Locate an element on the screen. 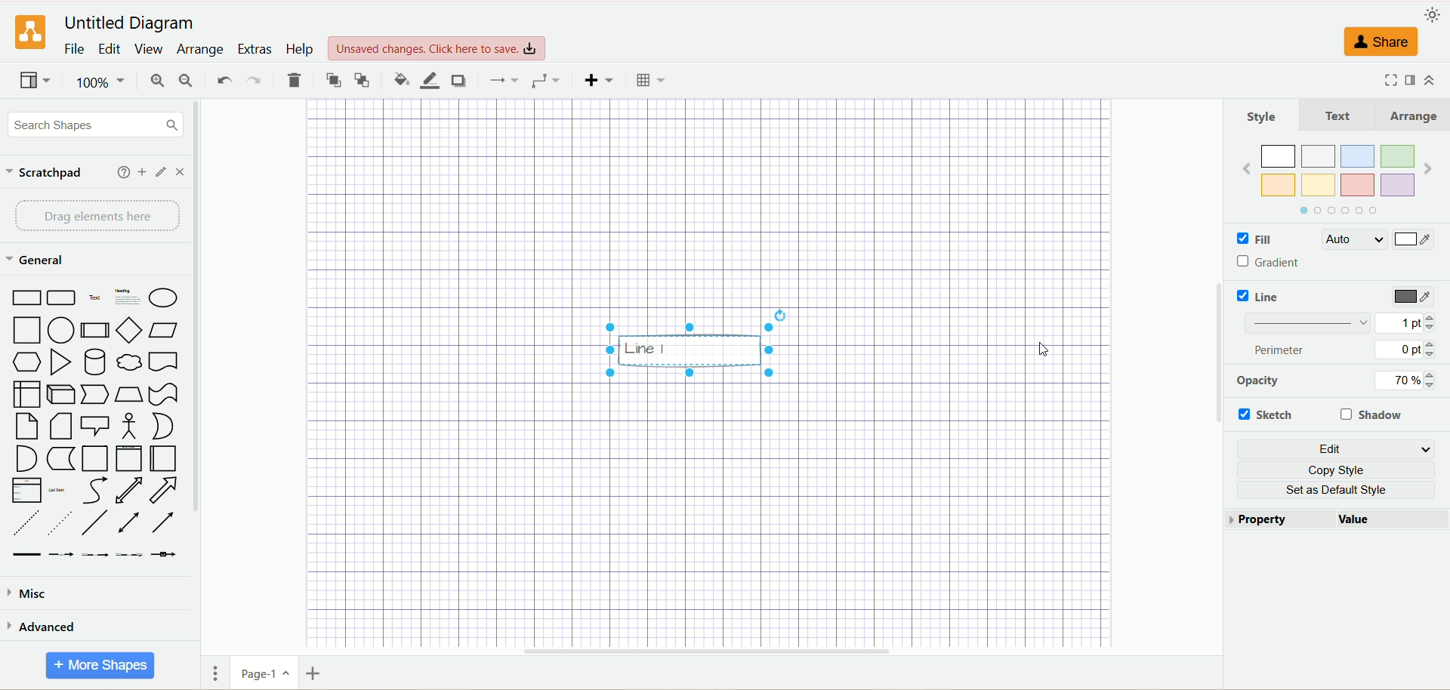  Auto is located at coordinates (1353, 241).